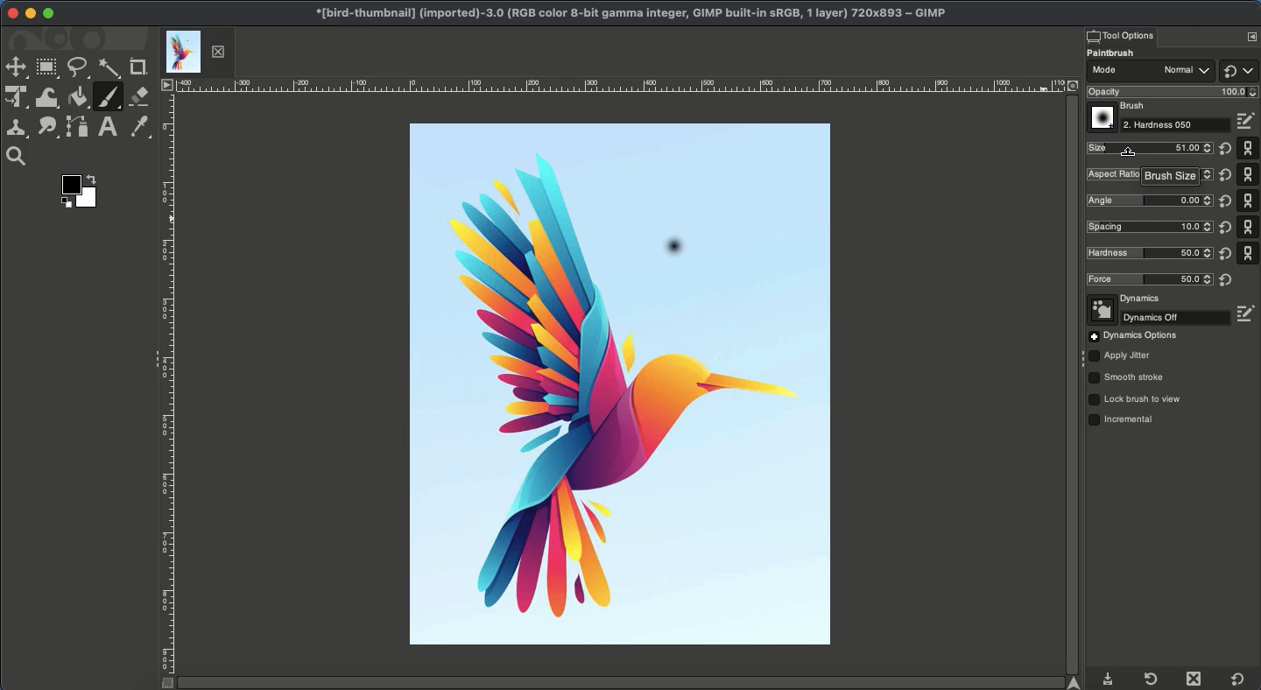 Image resolution: width=1261 pixels, height=690 pixels. Describe the element at coordinates (1070, 384) in the screenshot. I see `Scroll` at that location.